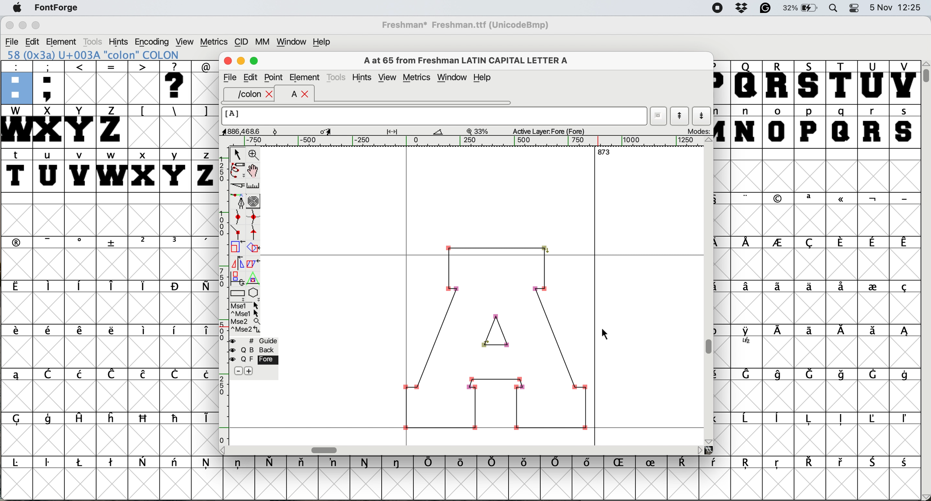 This screenshot has height=501, width=931. Describe the element at coordinates (51, 242) in the screenshot. I see `symbol` at that location.